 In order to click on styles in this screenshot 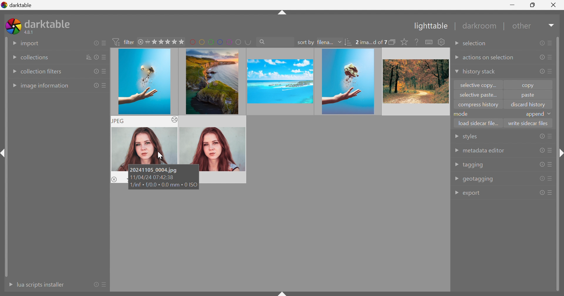, I will do `click(469, 137)`.